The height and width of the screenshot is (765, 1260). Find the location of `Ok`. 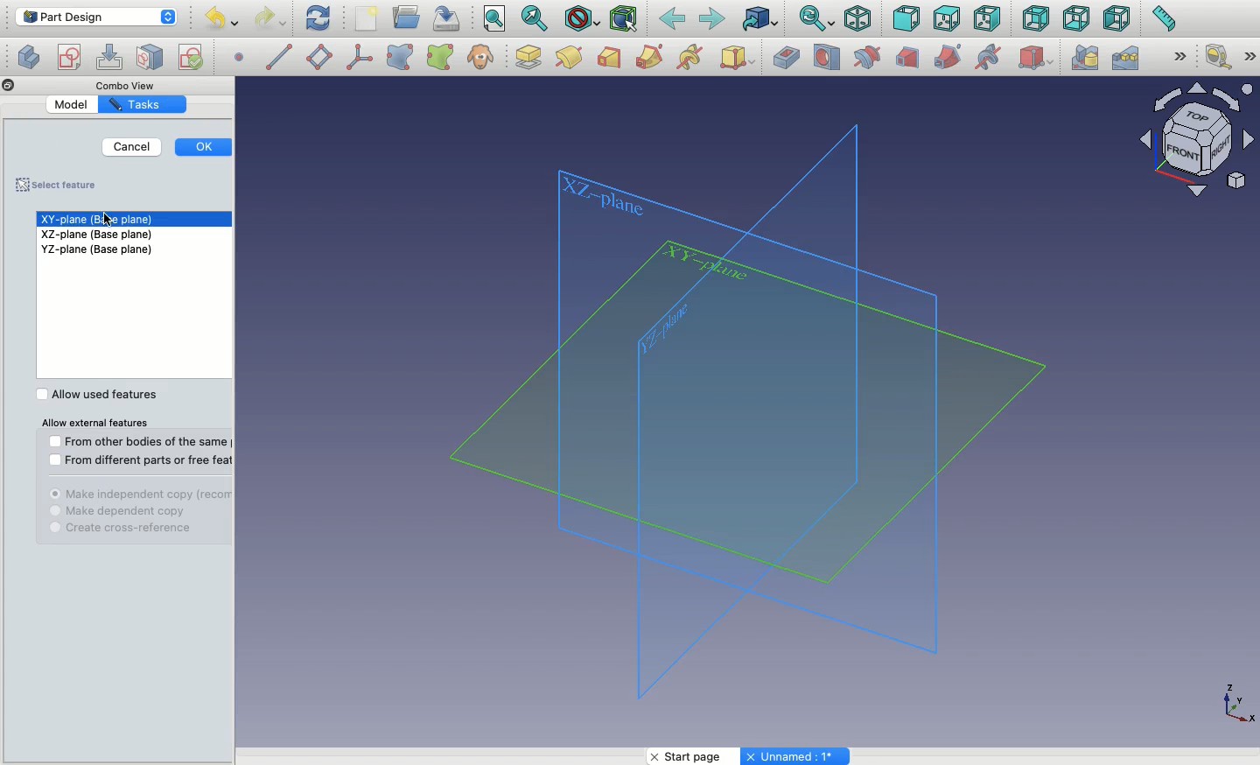

Ok is located at coordinates (203, 147).